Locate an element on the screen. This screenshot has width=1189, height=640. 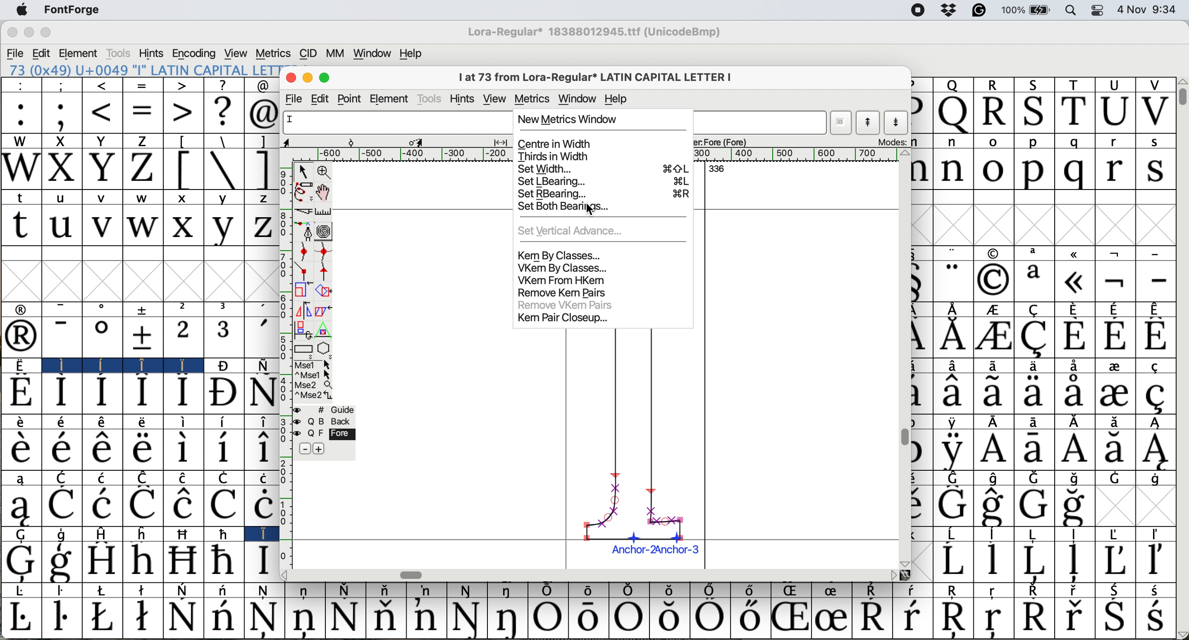
Y is located at coordinates (102, 170).